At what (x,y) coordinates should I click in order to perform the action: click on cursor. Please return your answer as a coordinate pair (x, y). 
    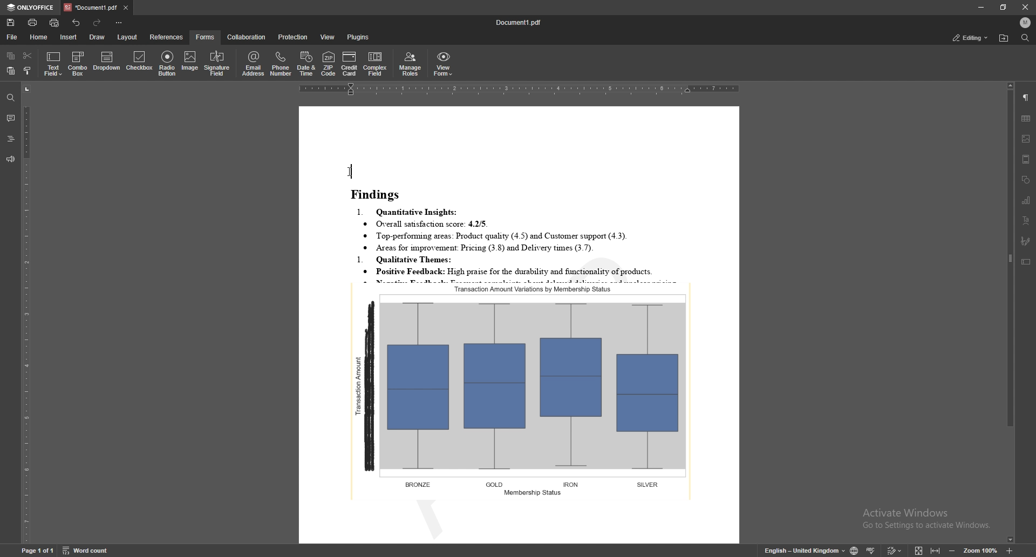
    Looking at the image, I should click on (350, 171).